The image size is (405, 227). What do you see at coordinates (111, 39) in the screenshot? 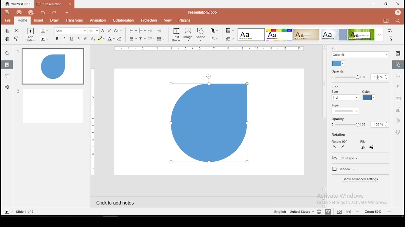
I see `font color` at bounding box center [111, 39].